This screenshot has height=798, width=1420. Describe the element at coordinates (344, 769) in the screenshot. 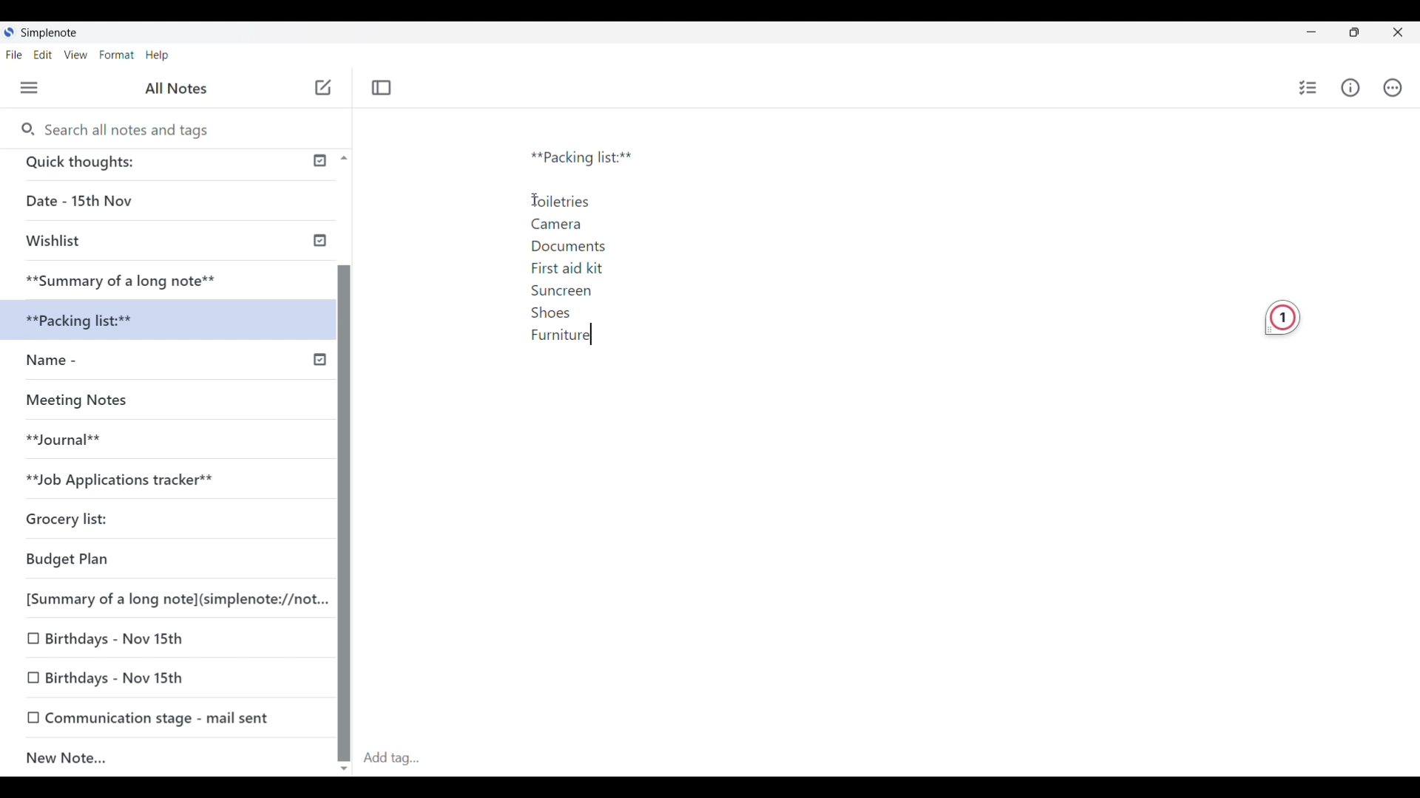

I see `Quick slide to bottom` at that location.